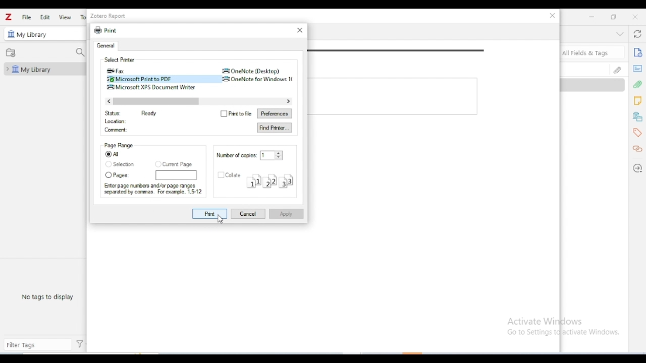  What do you see at coordinates (267, 155) in the screenshot?
I see `input number of copies` at bounding box center [267, 155].